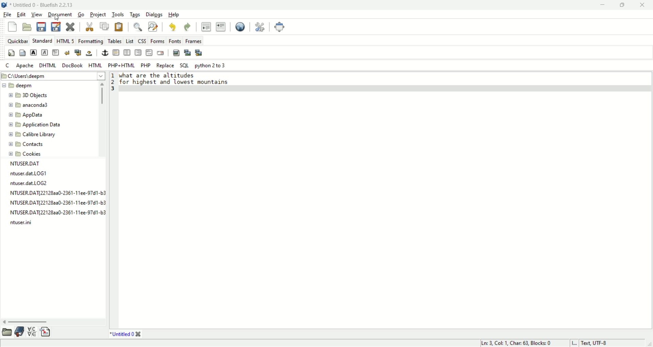  What do you see at coordinates (33, 52) in the screenshot?
I see `strong` at bounding box center [33, 52].